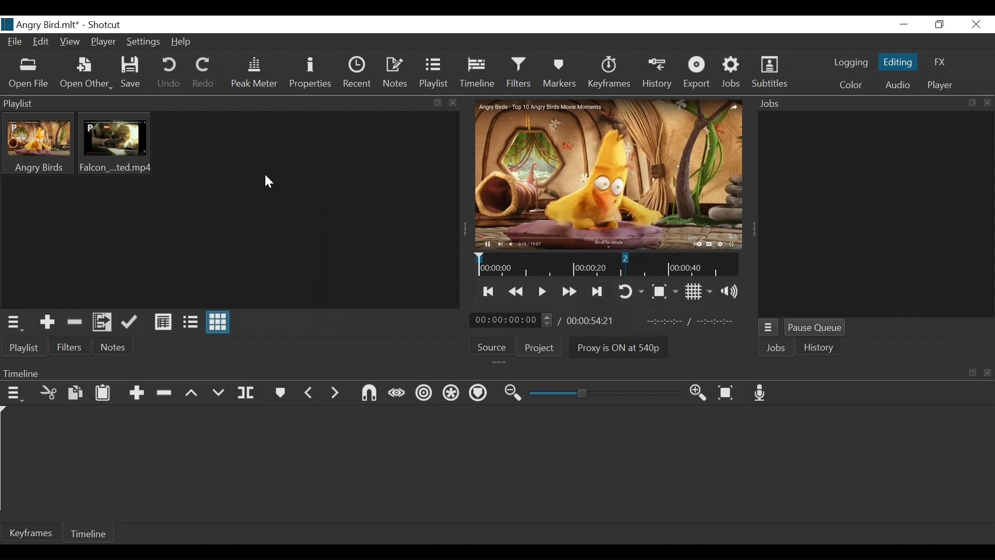  Describe the element at coordinates (696, 292) in the screenshot. I see `Toggle Display grid on player` at that location.